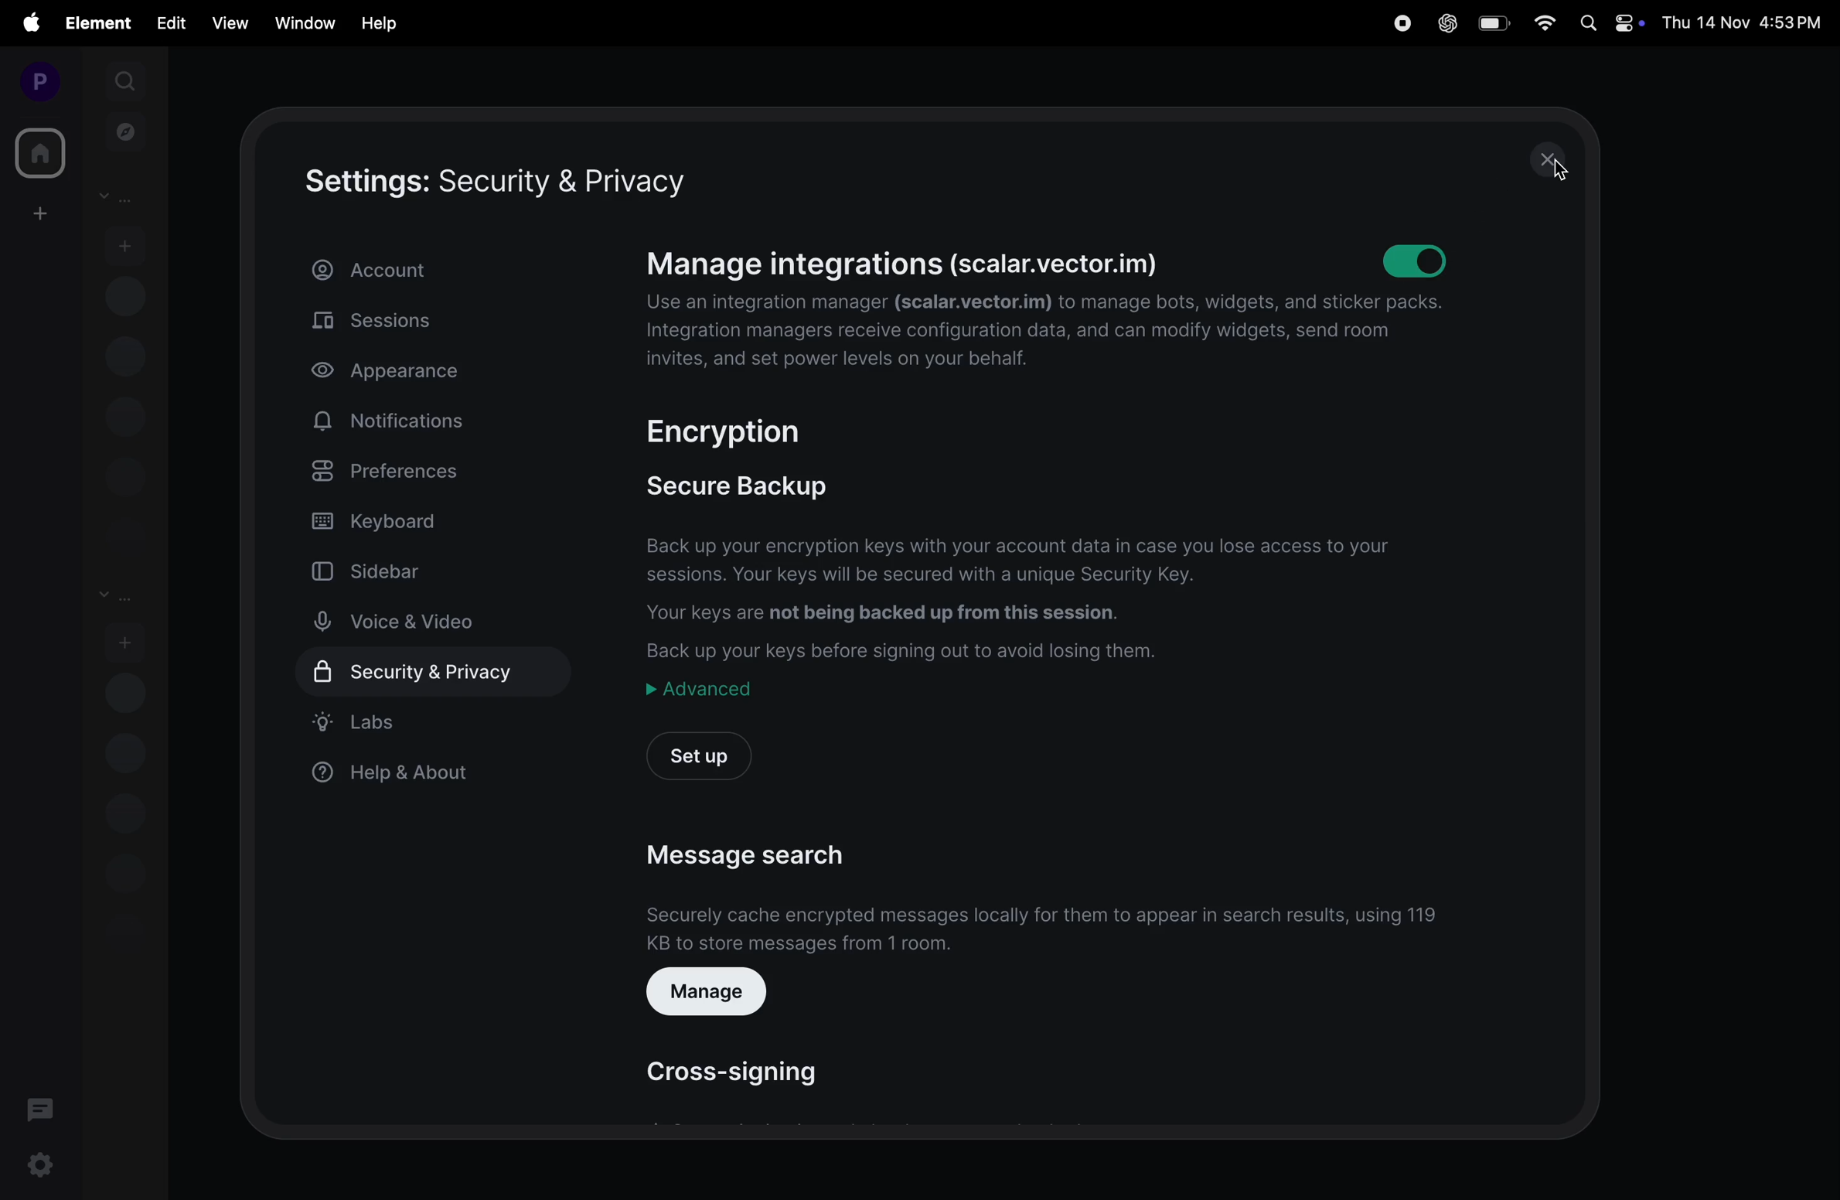 Image resolution: width=1840 pixels, height=1200 pixels. I want to click on scroll bar, so click(1580, 382).